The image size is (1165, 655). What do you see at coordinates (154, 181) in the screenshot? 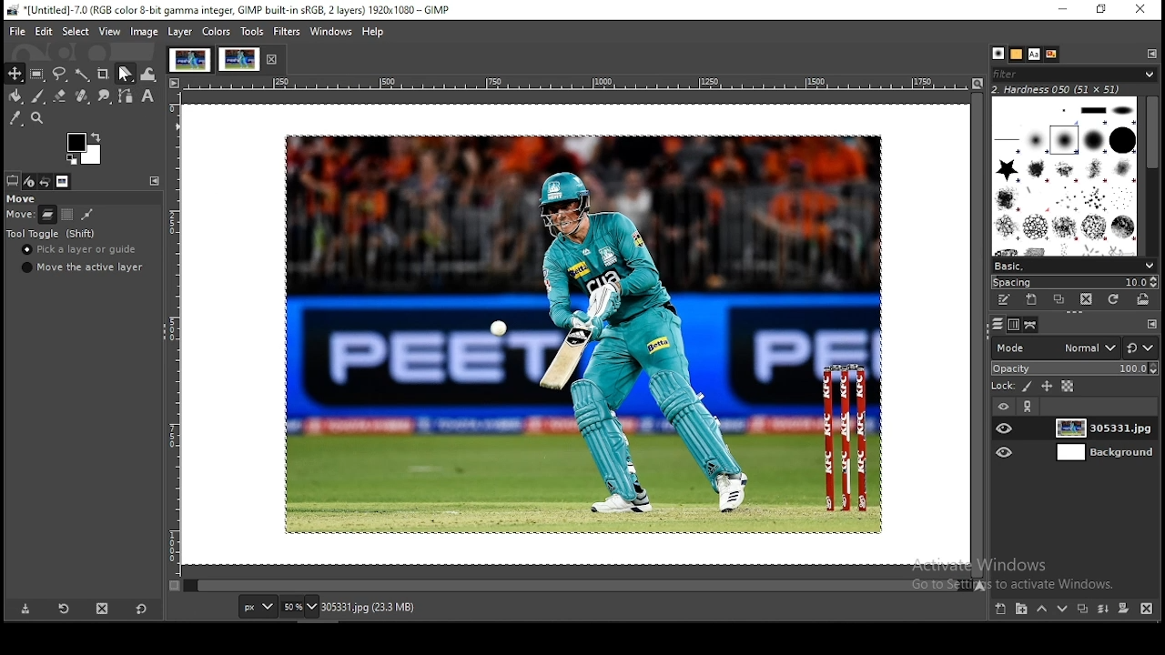
I see `configure this tab` at bounding box center [154, 181].